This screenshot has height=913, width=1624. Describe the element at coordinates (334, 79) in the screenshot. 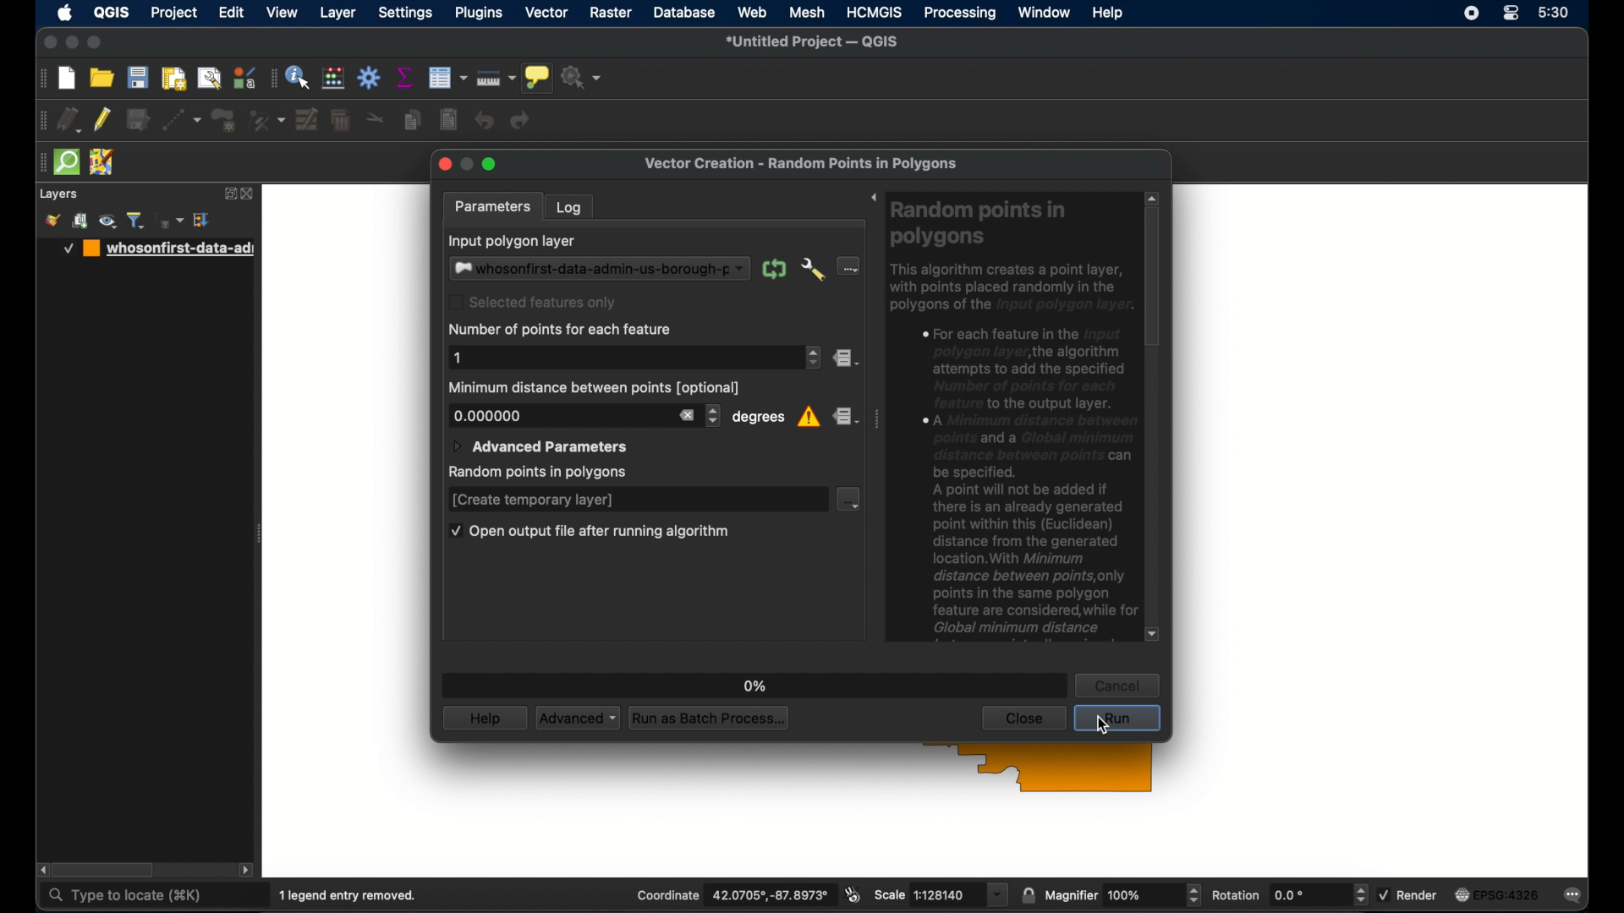

I see `open field  calculator` at that location.